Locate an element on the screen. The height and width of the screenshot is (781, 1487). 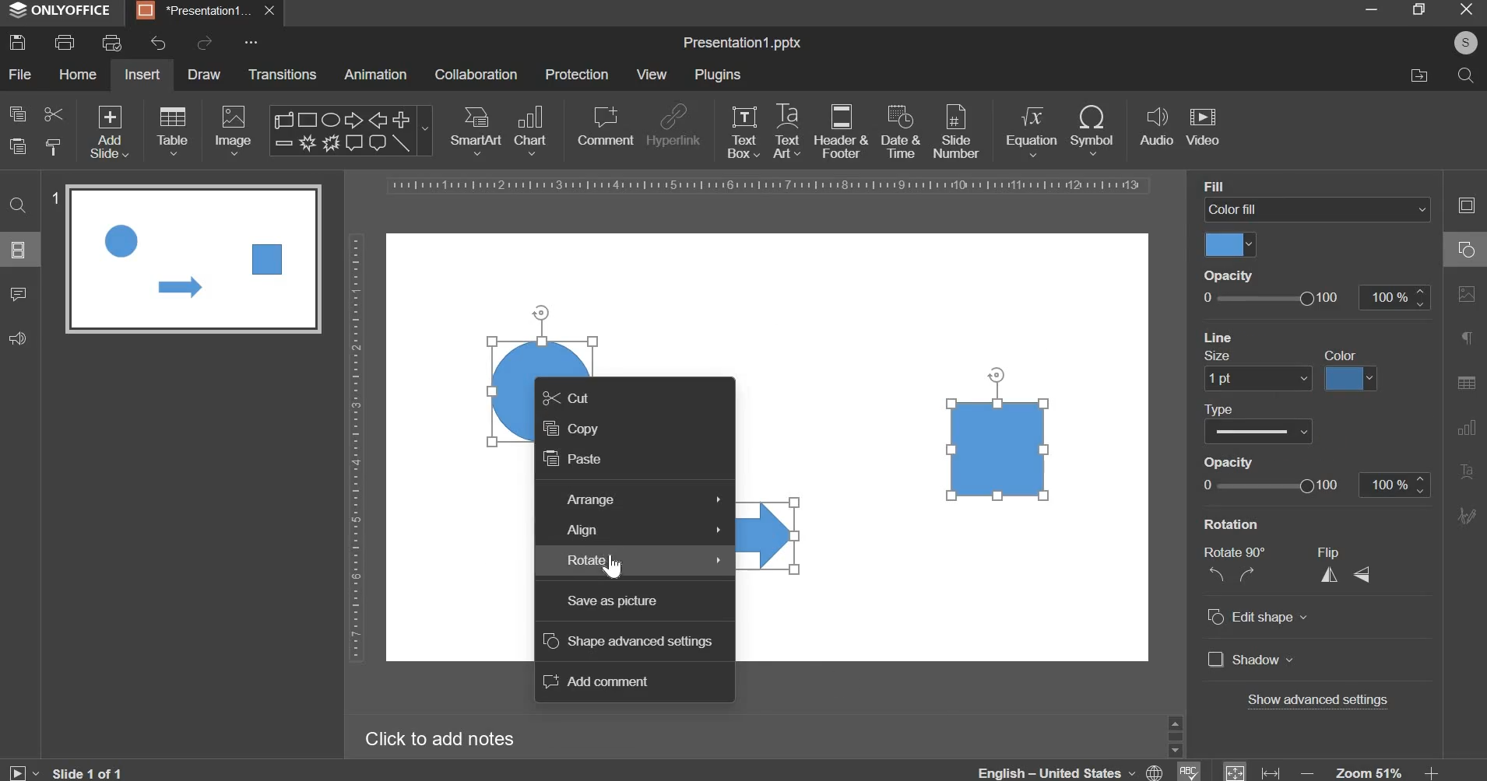
cut is located at coordinates (568, 400).